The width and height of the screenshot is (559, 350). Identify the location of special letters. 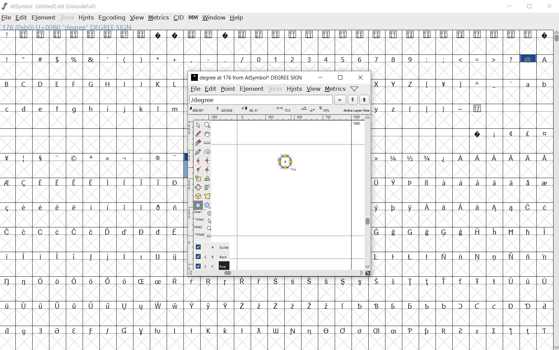
(94, 255).